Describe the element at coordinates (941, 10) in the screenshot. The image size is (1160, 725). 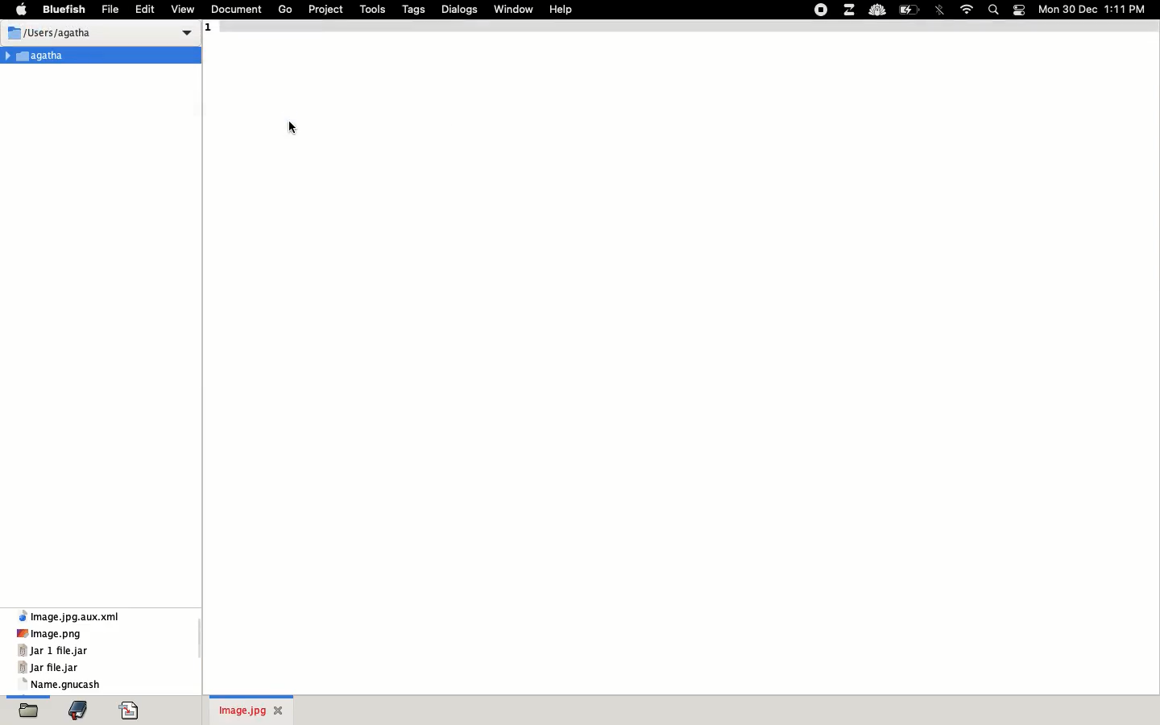
I see `bluetooth` at that location.